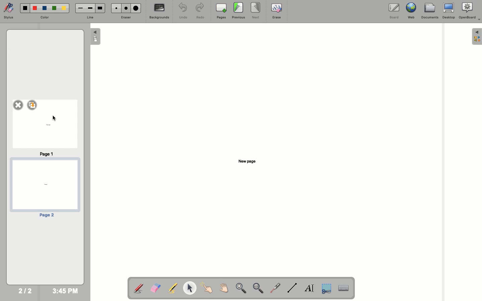 Image resolution: width=482 pixels, height=301 pixels. What do you see at coordinates (115, 8) in the screenshot?
I see `Small eraser` at bounding box center [115, 8].